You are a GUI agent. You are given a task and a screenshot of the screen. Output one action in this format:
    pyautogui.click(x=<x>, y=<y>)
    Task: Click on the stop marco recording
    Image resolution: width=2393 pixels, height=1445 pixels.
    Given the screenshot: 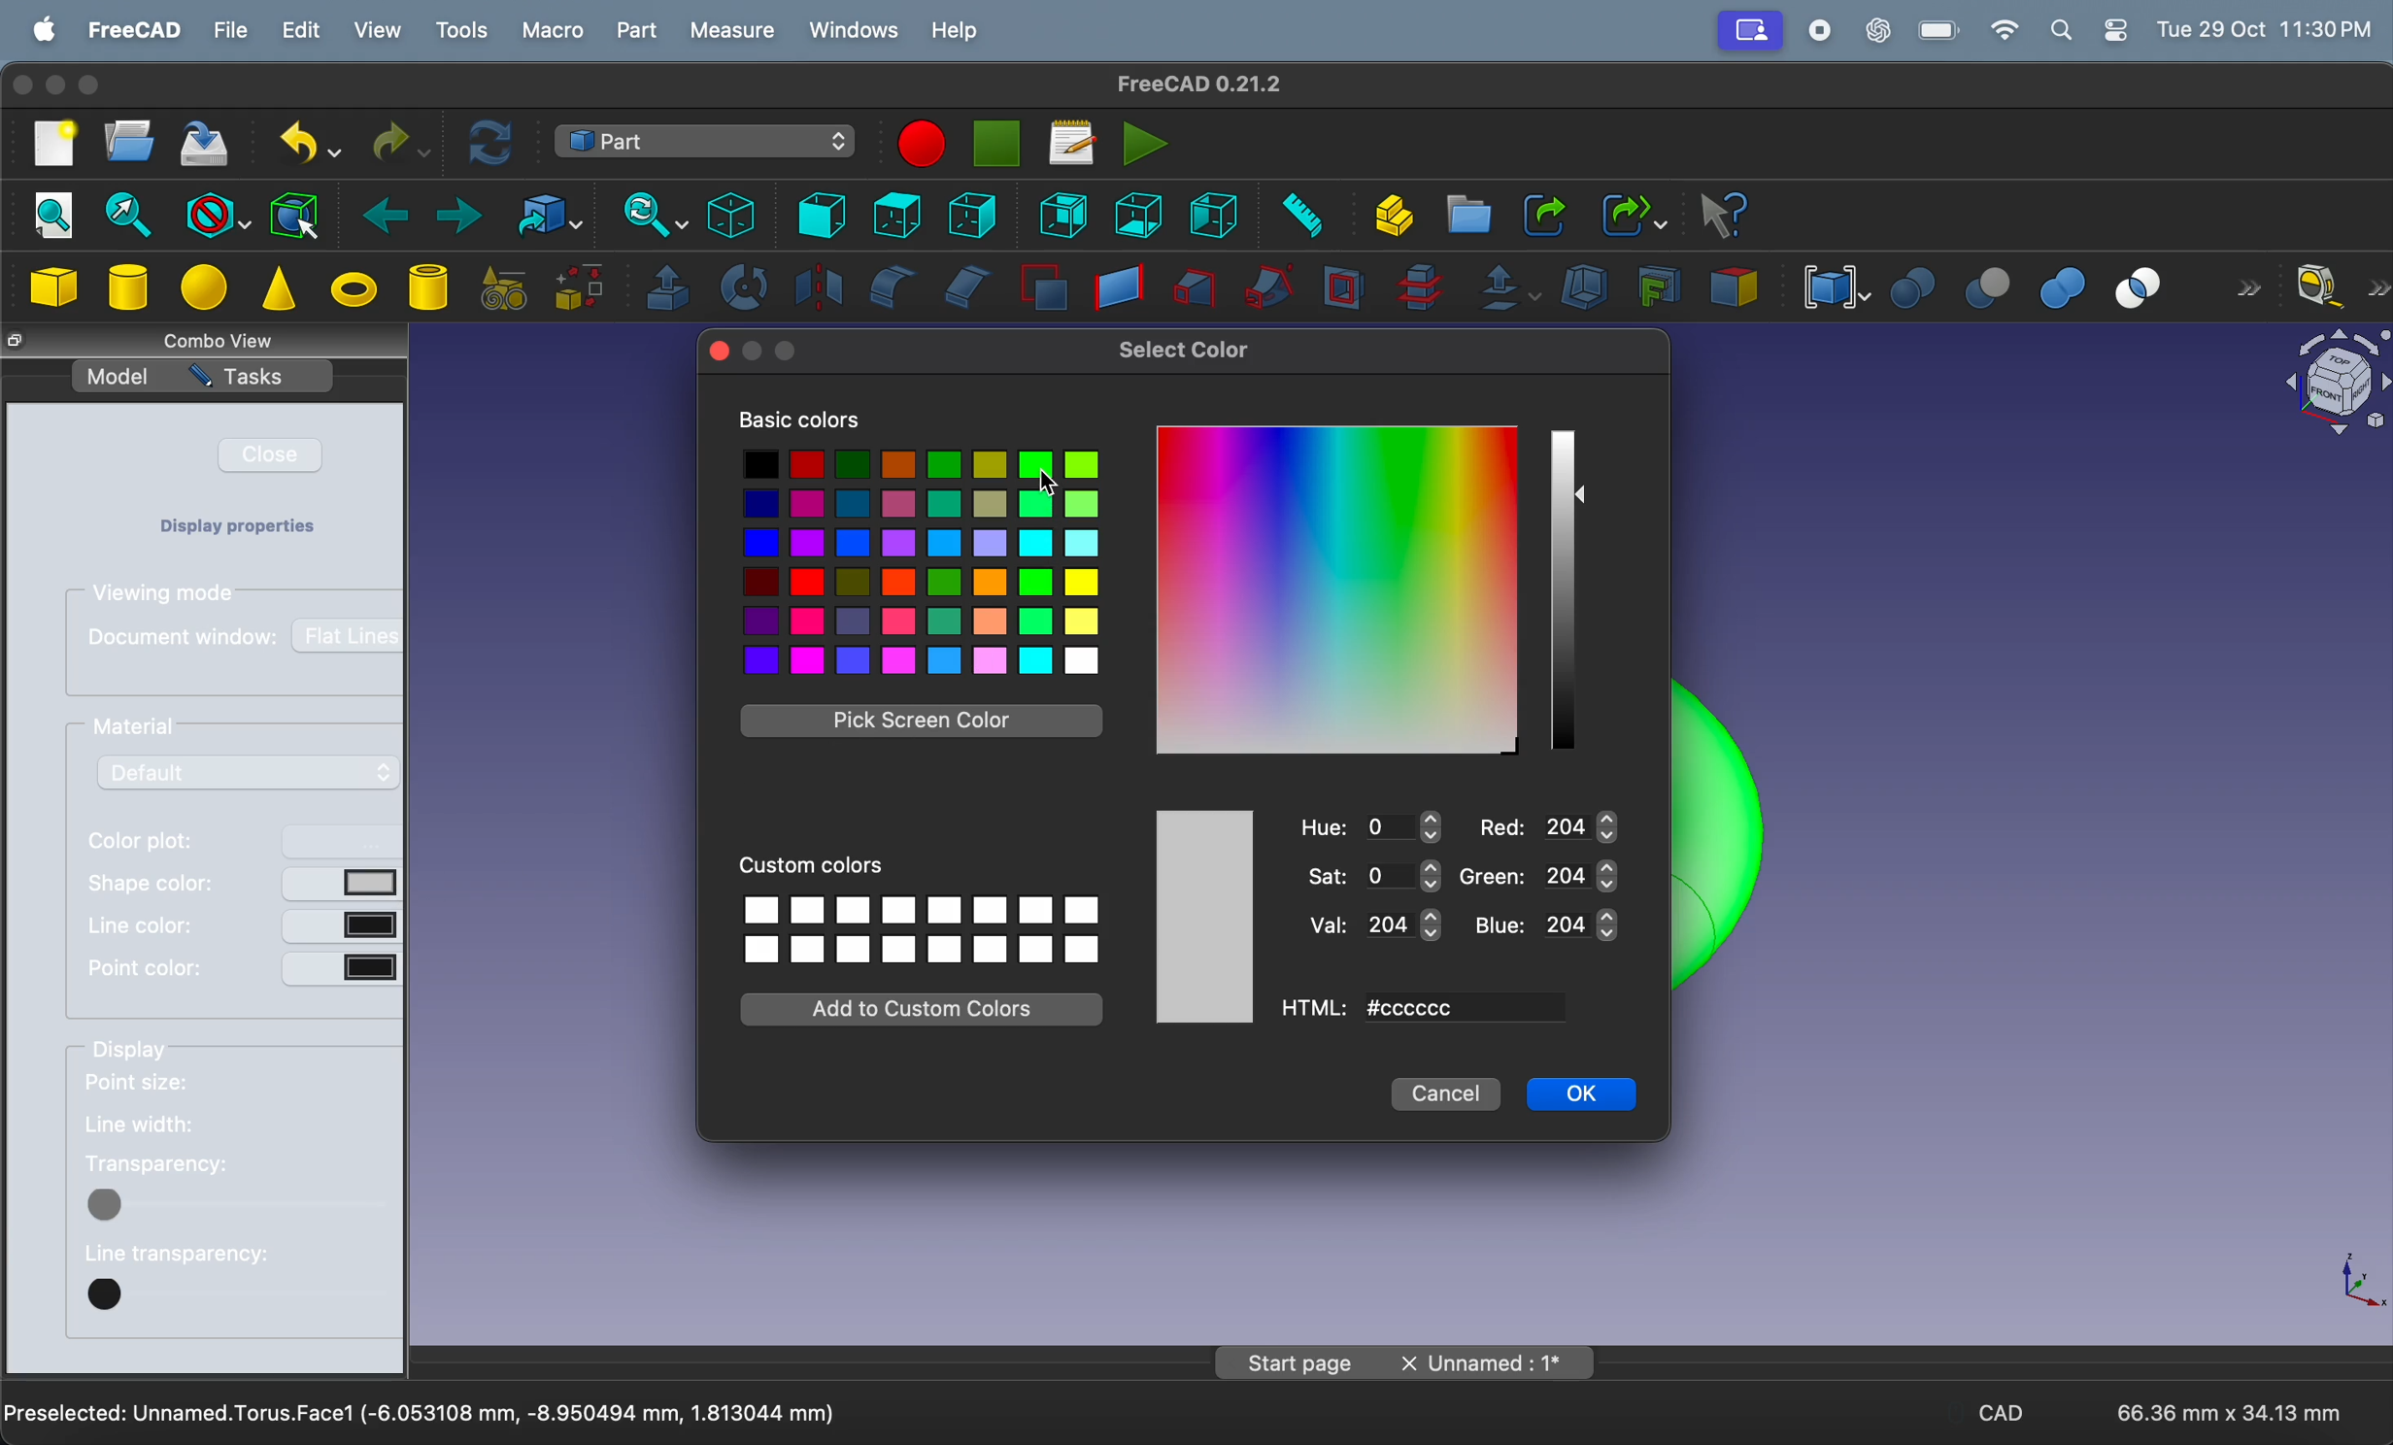 What is the action you would take?
    pyautogui.click(x=998, y=144)
    